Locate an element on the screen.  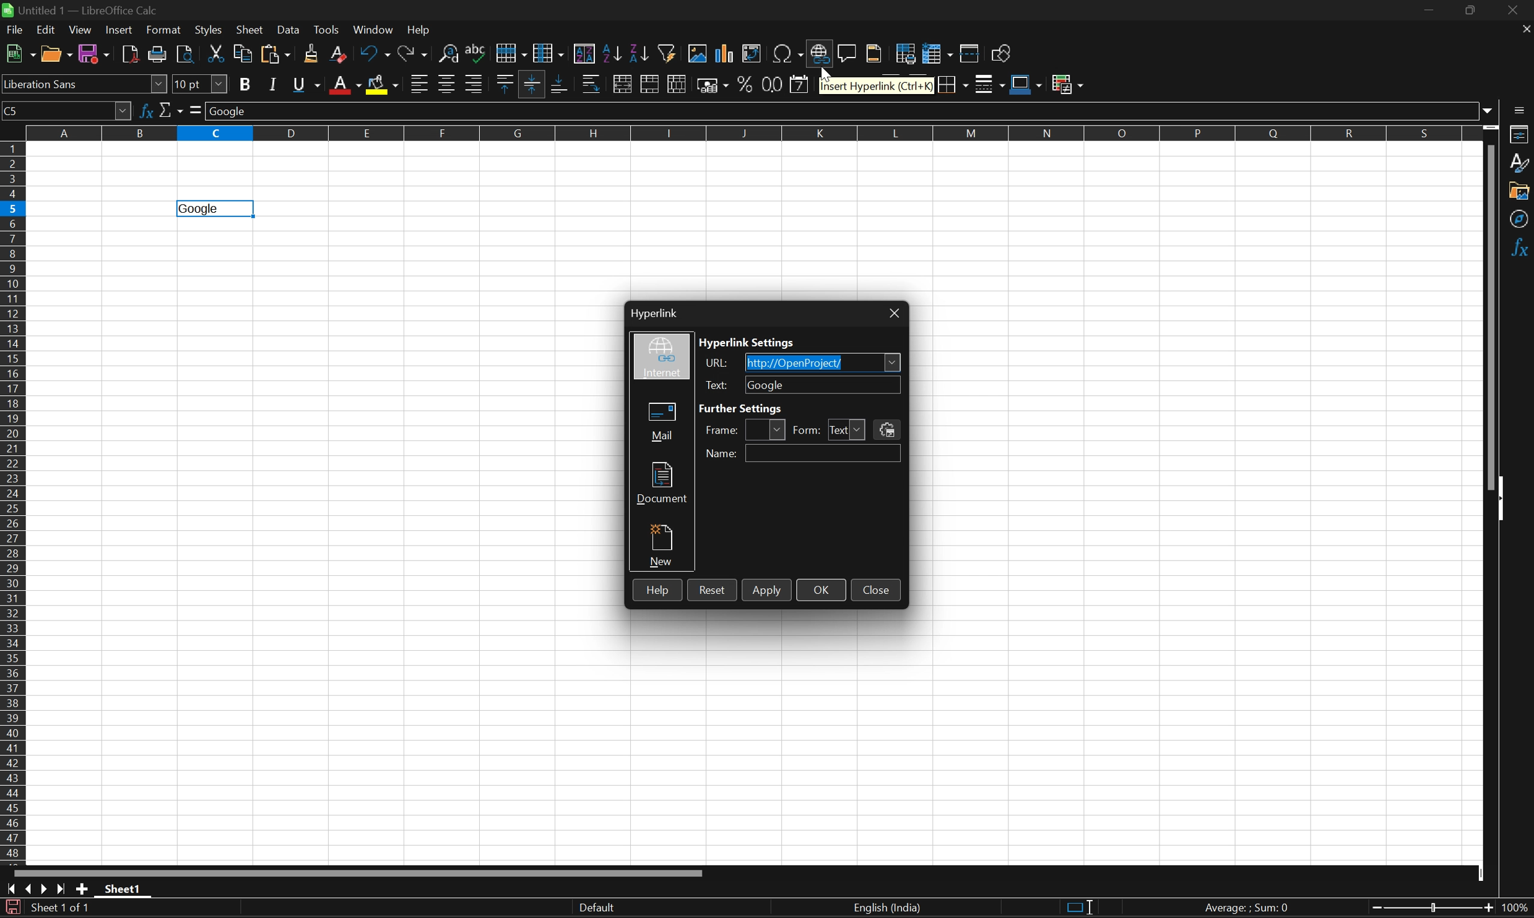
Document is located at coordinates (663, 483).